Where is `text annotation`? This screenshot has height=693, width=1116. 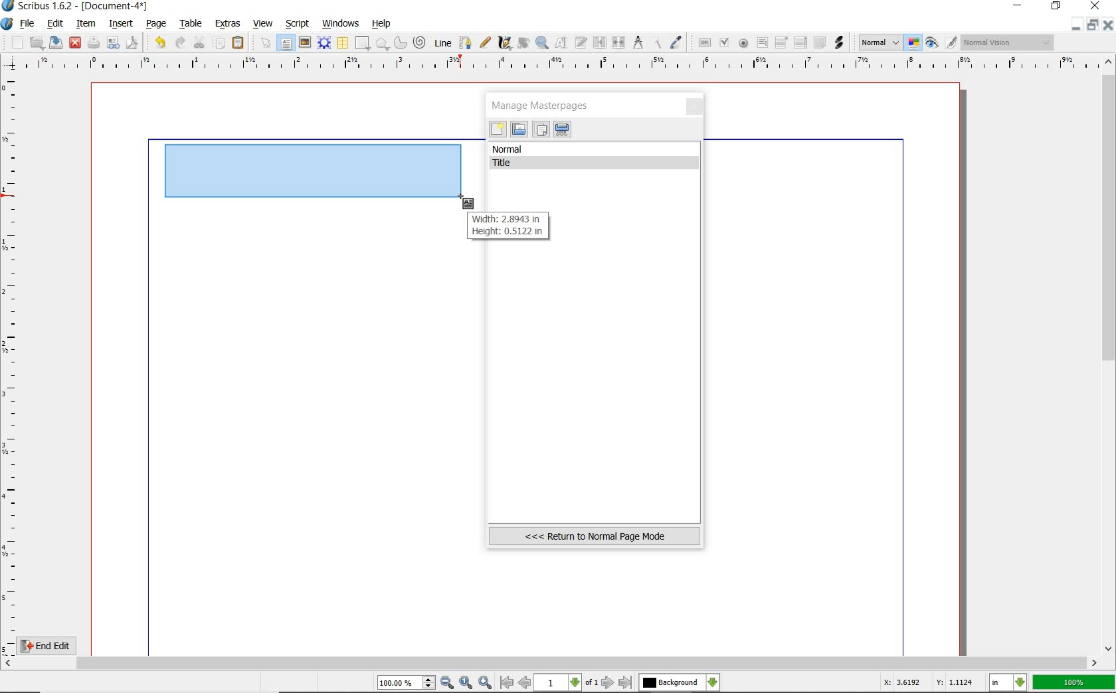 text annotation is located at coordinates (819, 43).